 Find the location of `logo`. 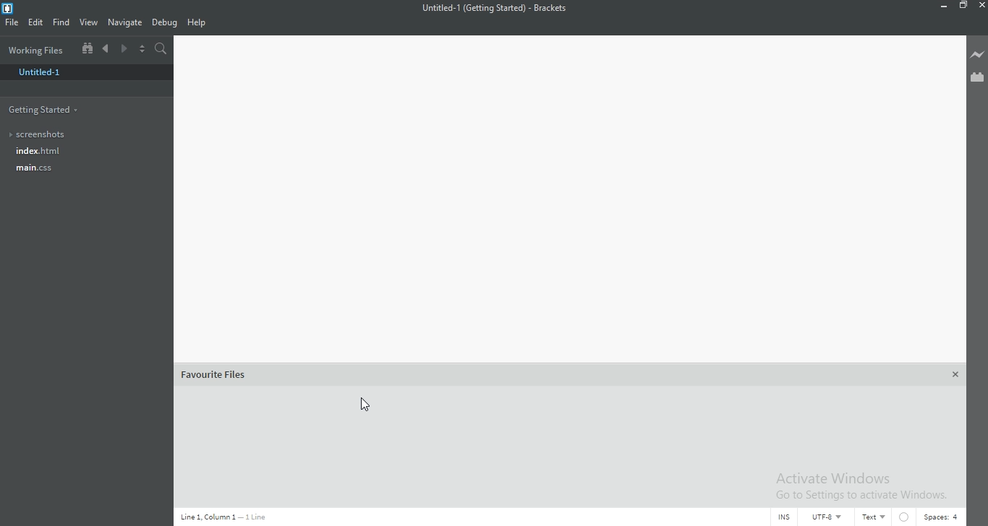

logo is located at coordinates (8, 8).